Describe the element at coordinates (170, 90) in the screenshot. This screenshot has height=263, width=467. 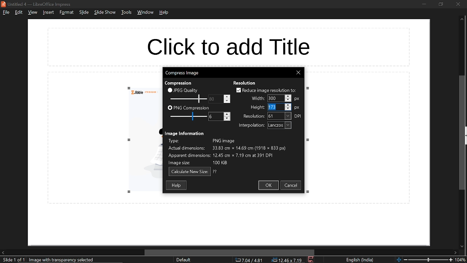
I see `checkbox` at that location.